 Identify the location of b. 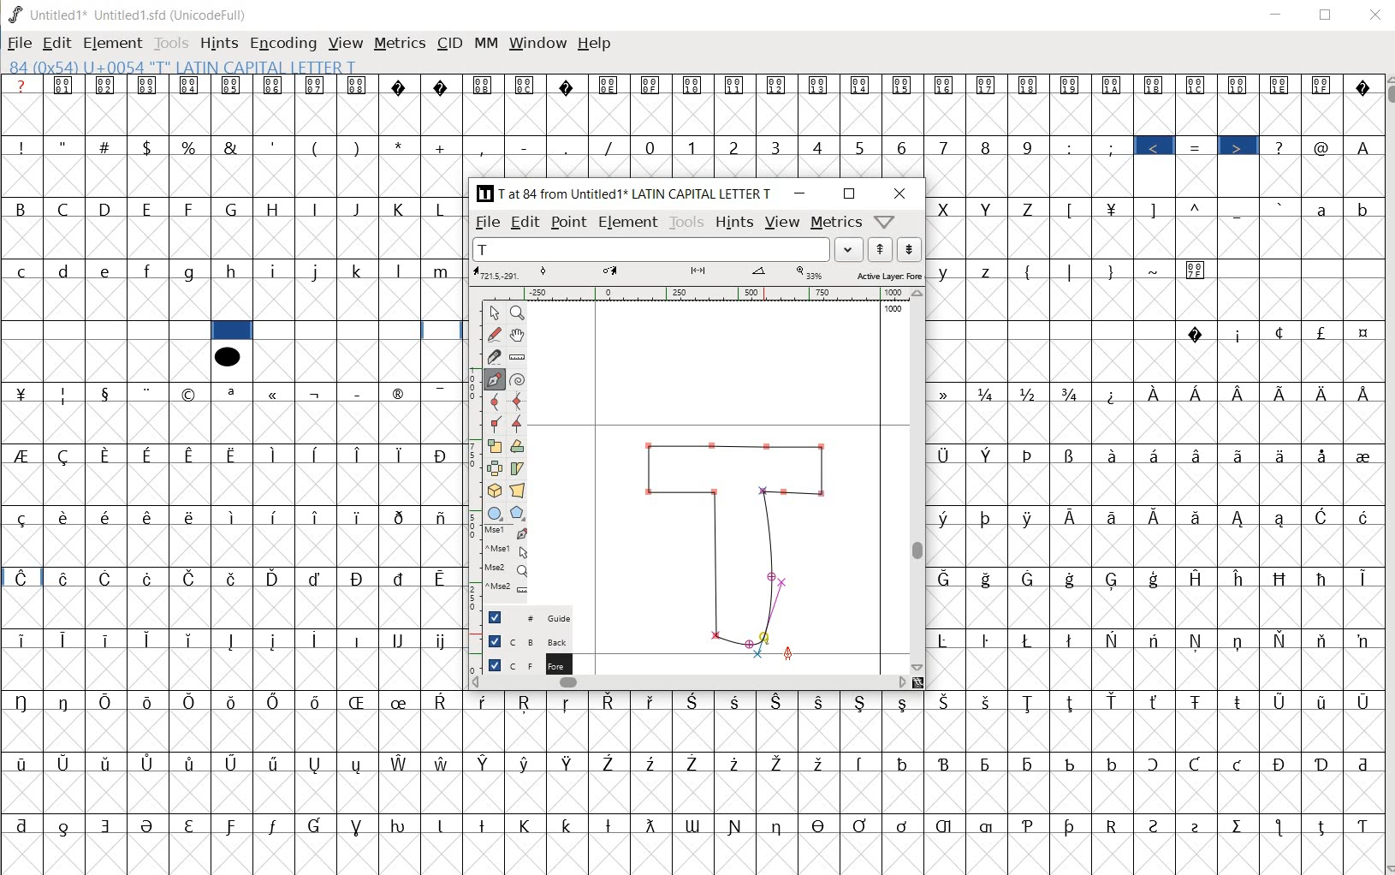
(1360, 208).